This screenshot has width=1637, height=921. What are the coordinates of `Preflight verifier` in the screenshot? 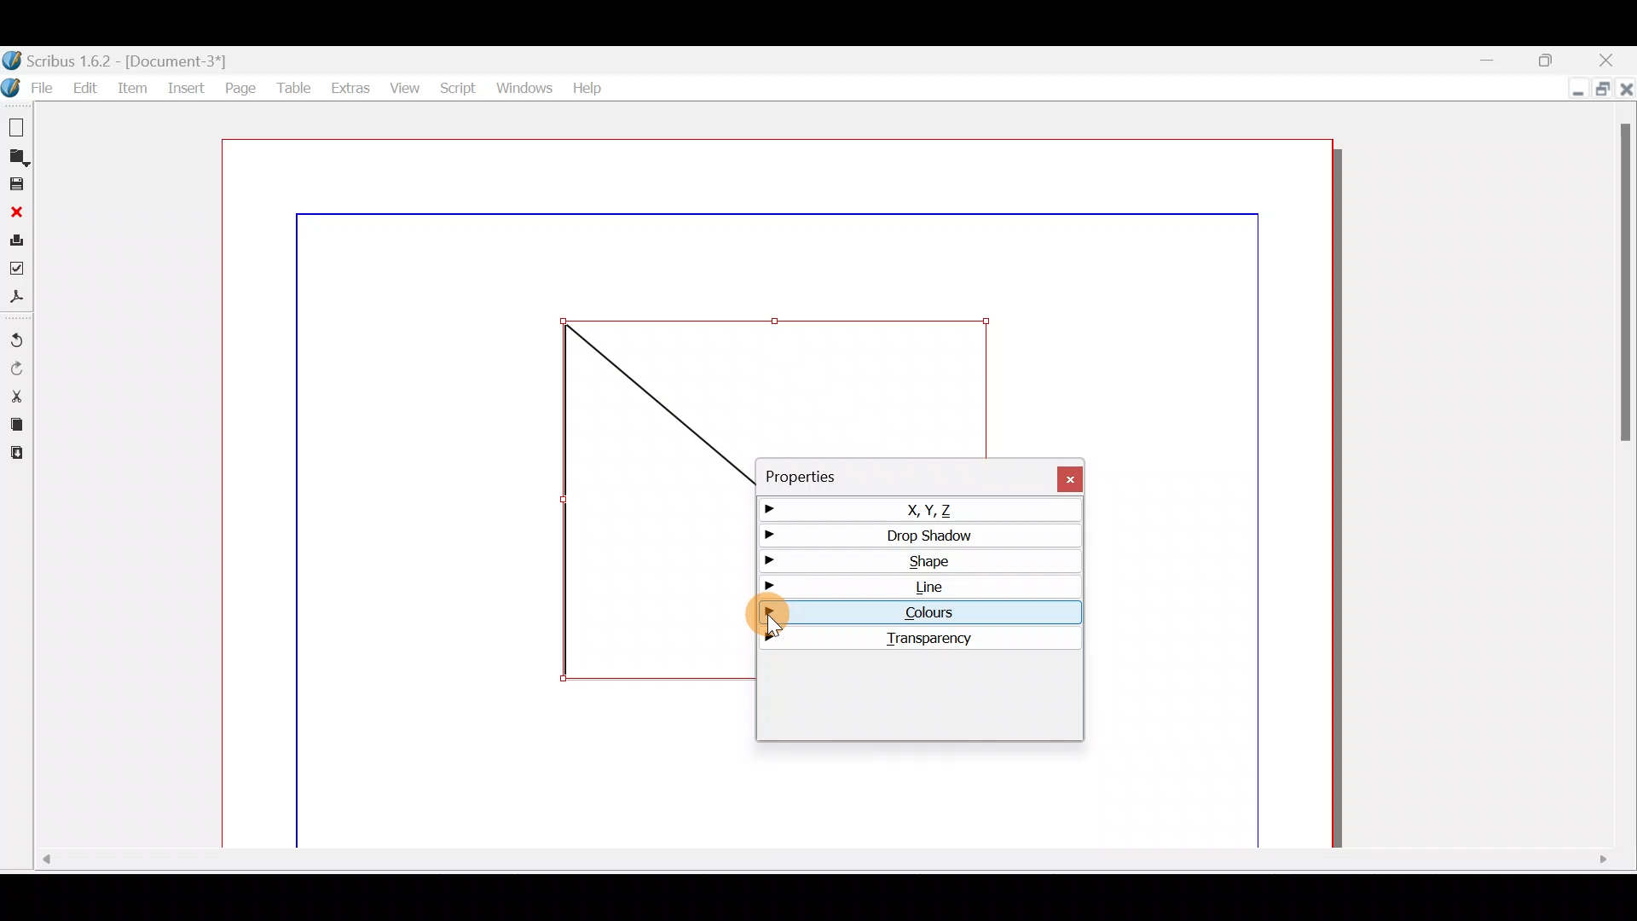 It's located at (20, 266).